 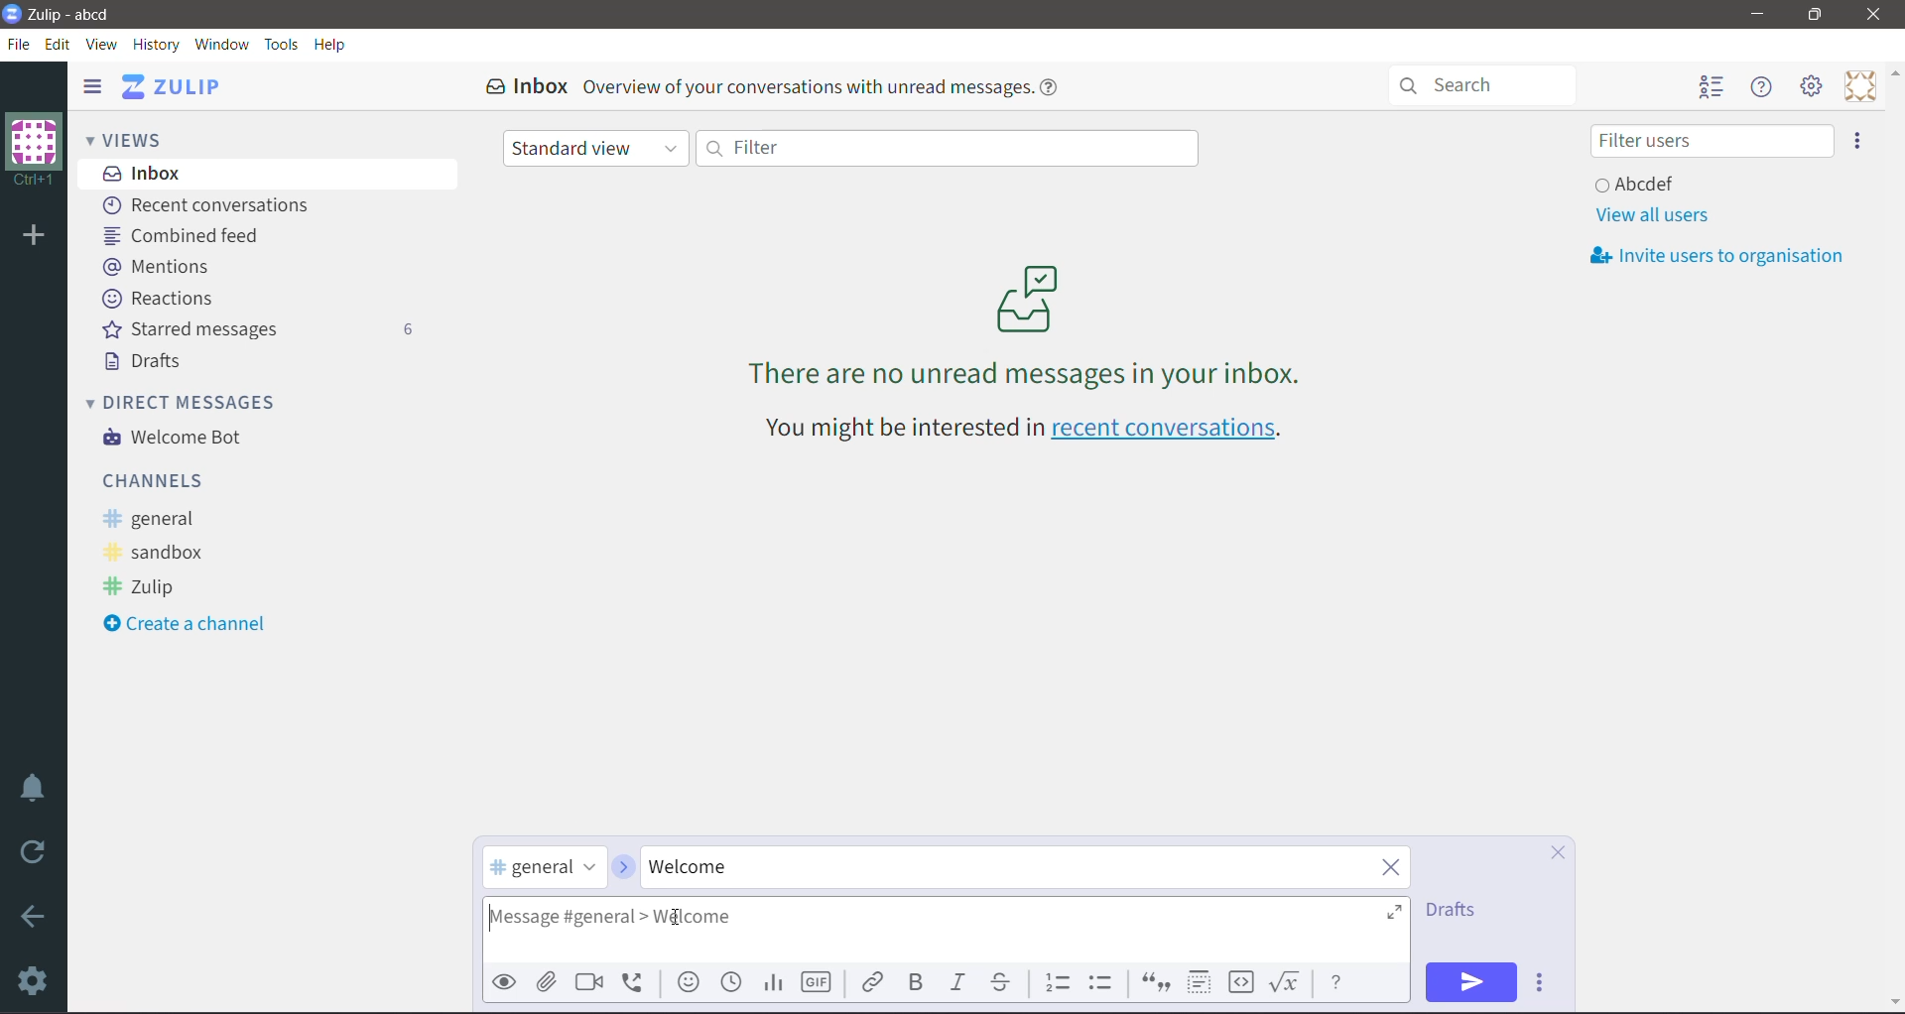 What do you see at coordinates (269, 173) in the screenshot?
I see `Inbox` at bounding box center [269, 173].